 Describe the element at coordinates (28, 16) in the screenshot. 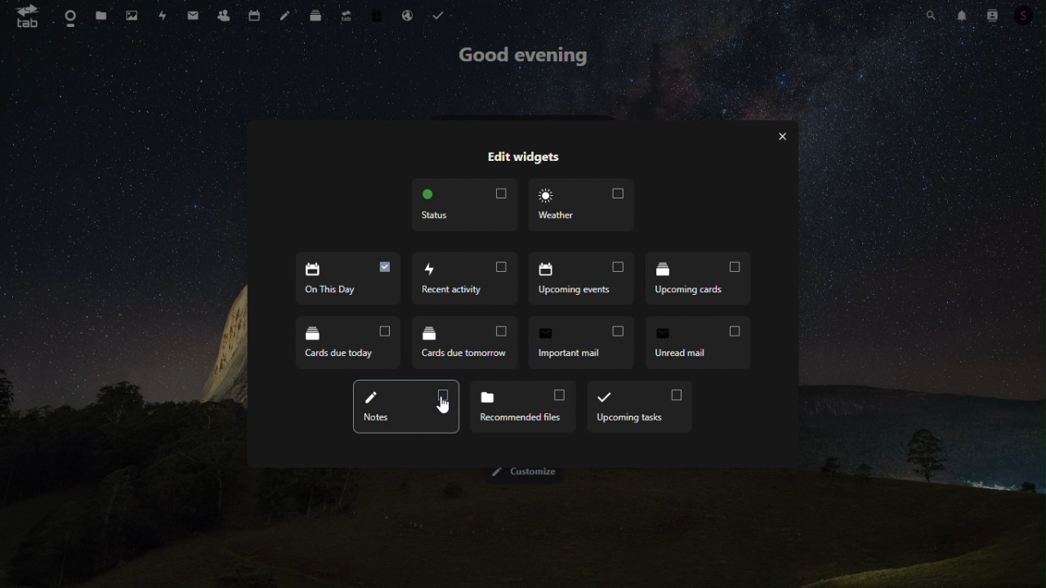

I see `tab` at that location.